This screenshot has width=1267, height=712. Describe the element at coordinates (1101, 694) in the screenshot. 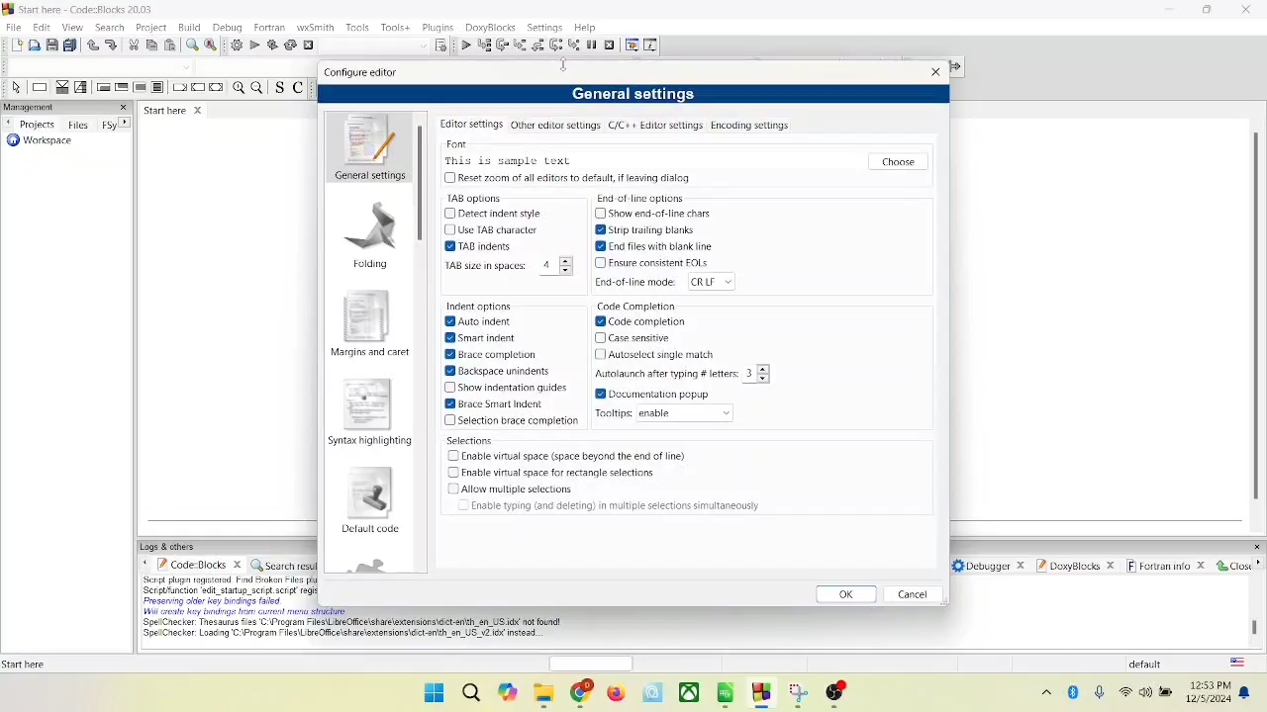

I see `microphone` at that location.